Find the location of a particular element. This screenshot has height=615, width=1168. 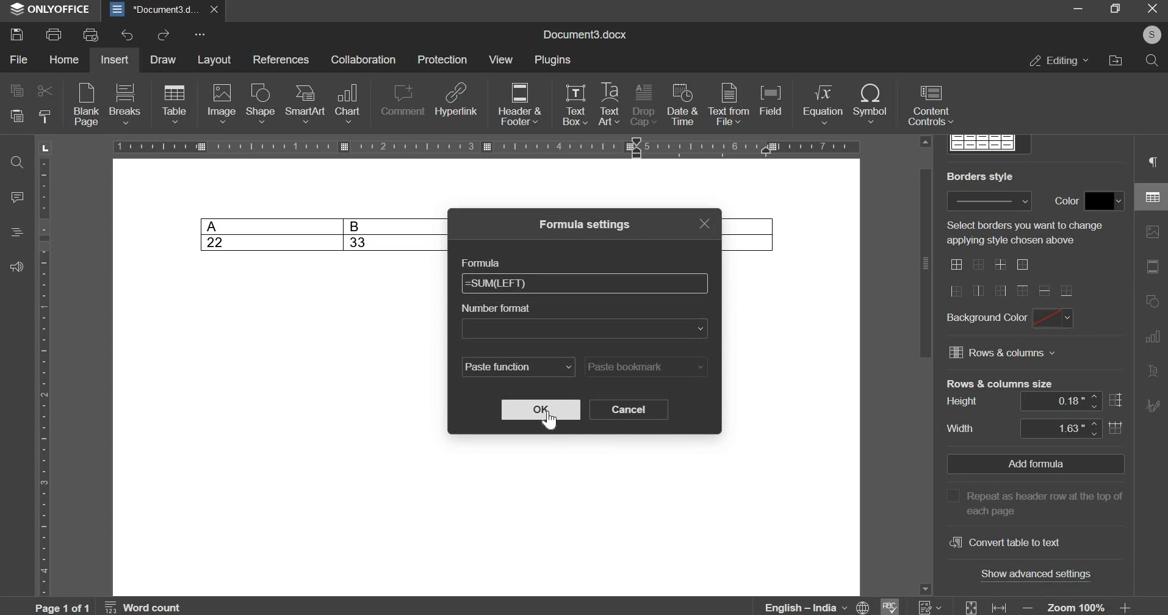

background color is located at coordinates (1053, 319).